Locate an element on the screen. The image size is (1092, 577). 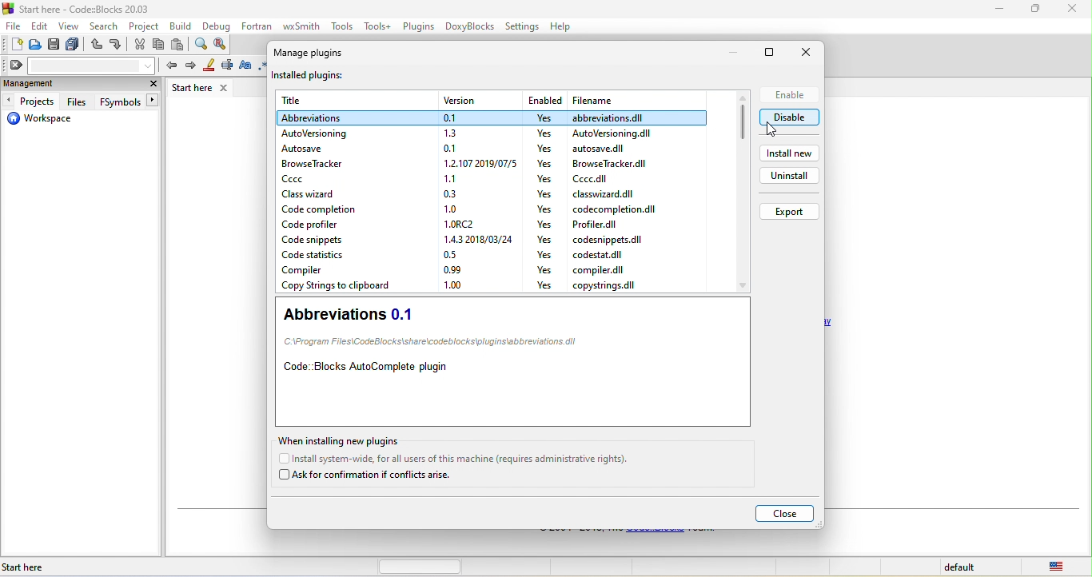
workspace  is located at coordinates (46, 121).